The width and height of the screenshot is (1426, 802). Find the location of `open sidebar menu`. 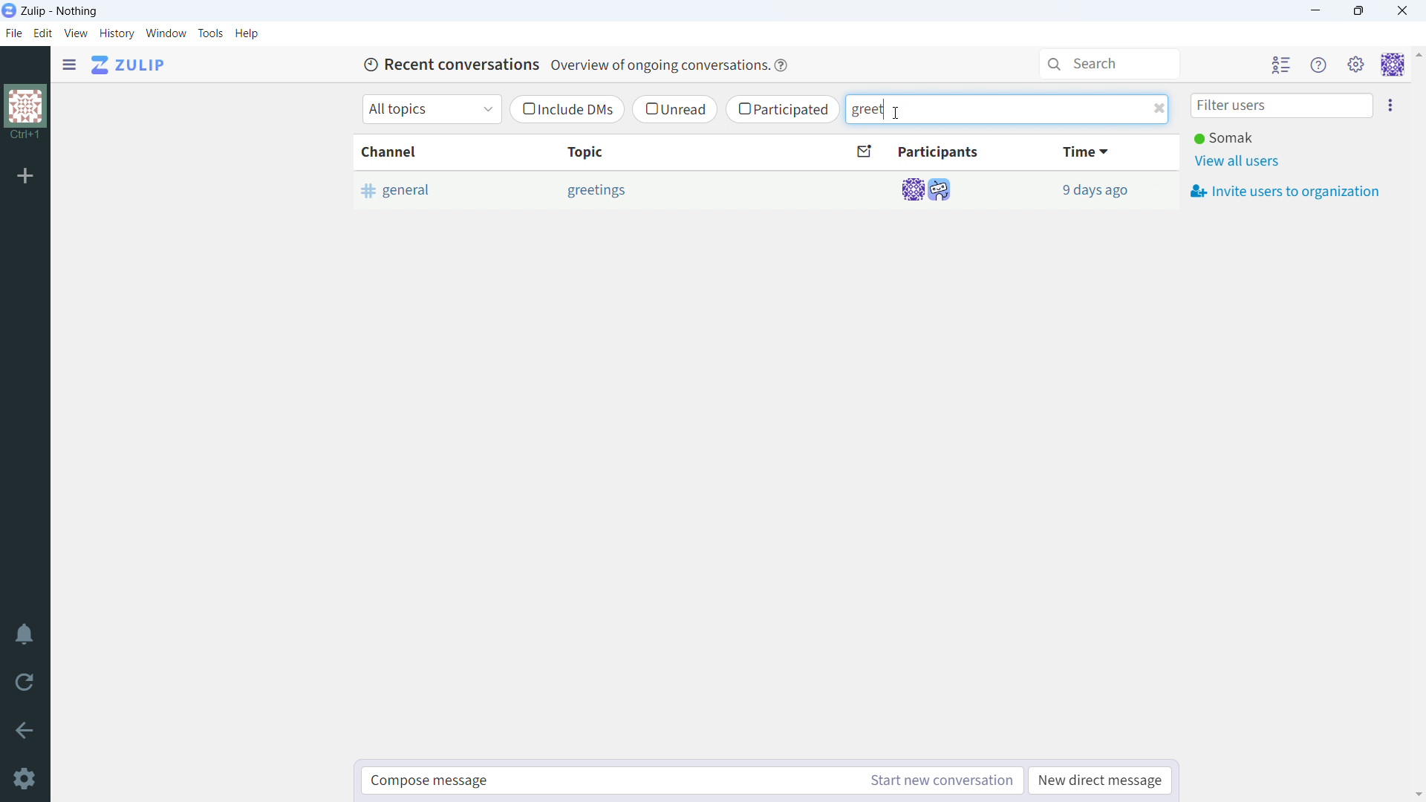

open sidebar menu is located at coordinates (69, 65).